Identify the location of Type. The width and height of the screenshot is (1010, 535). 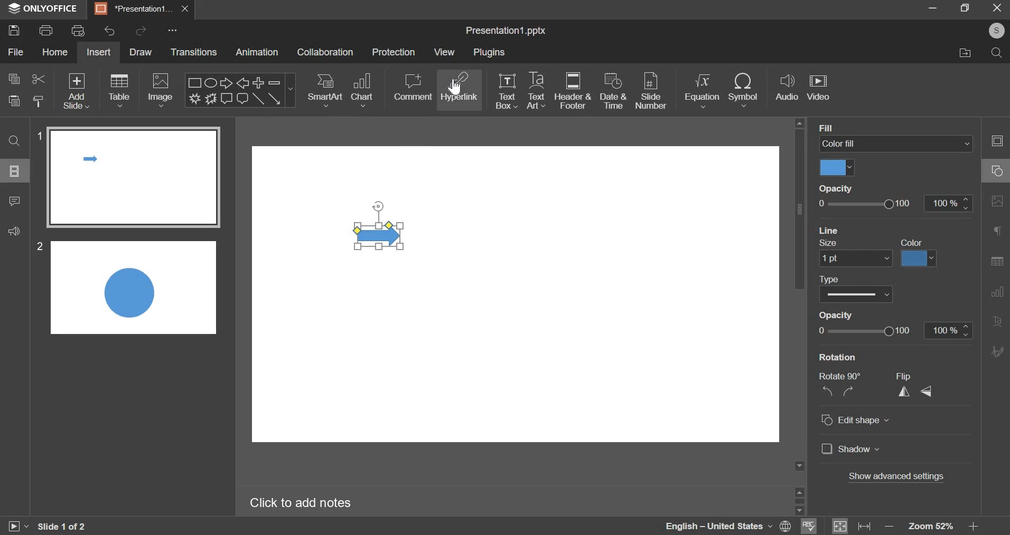
(829, 280).